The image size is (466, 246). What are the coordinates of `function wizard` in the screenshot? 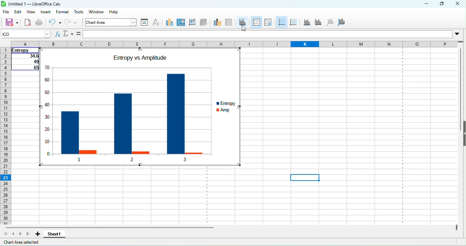 It's located at (58, 34).